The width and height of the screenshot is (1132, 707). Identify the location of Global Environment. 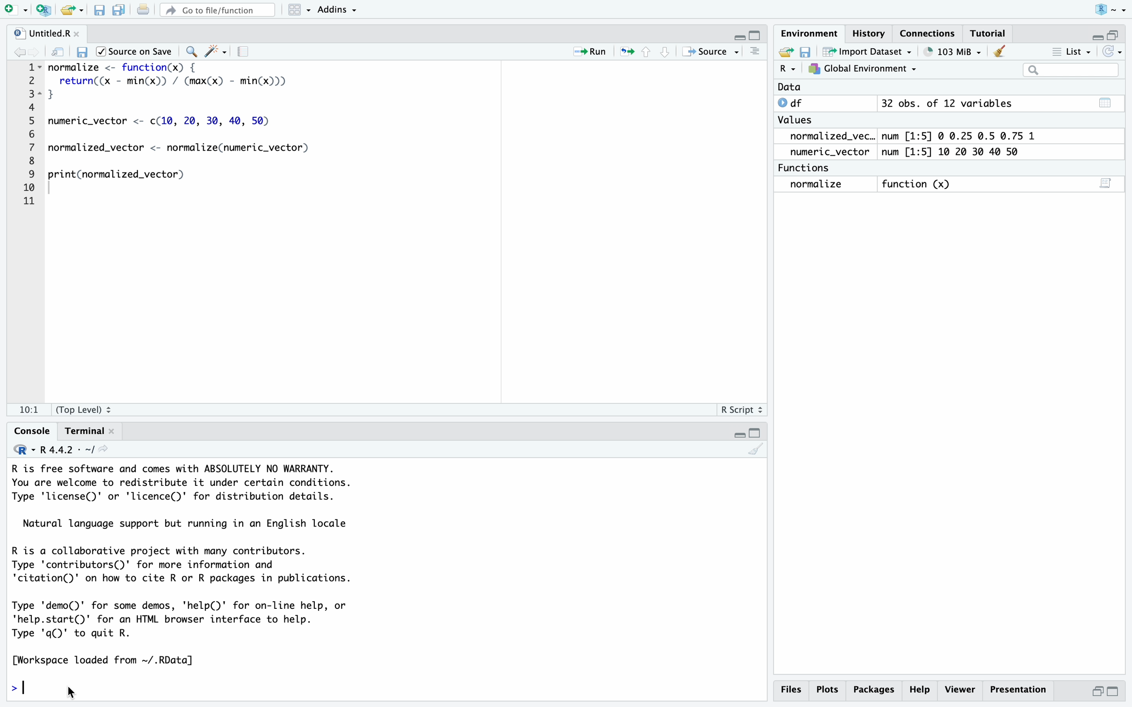
(861, 69).